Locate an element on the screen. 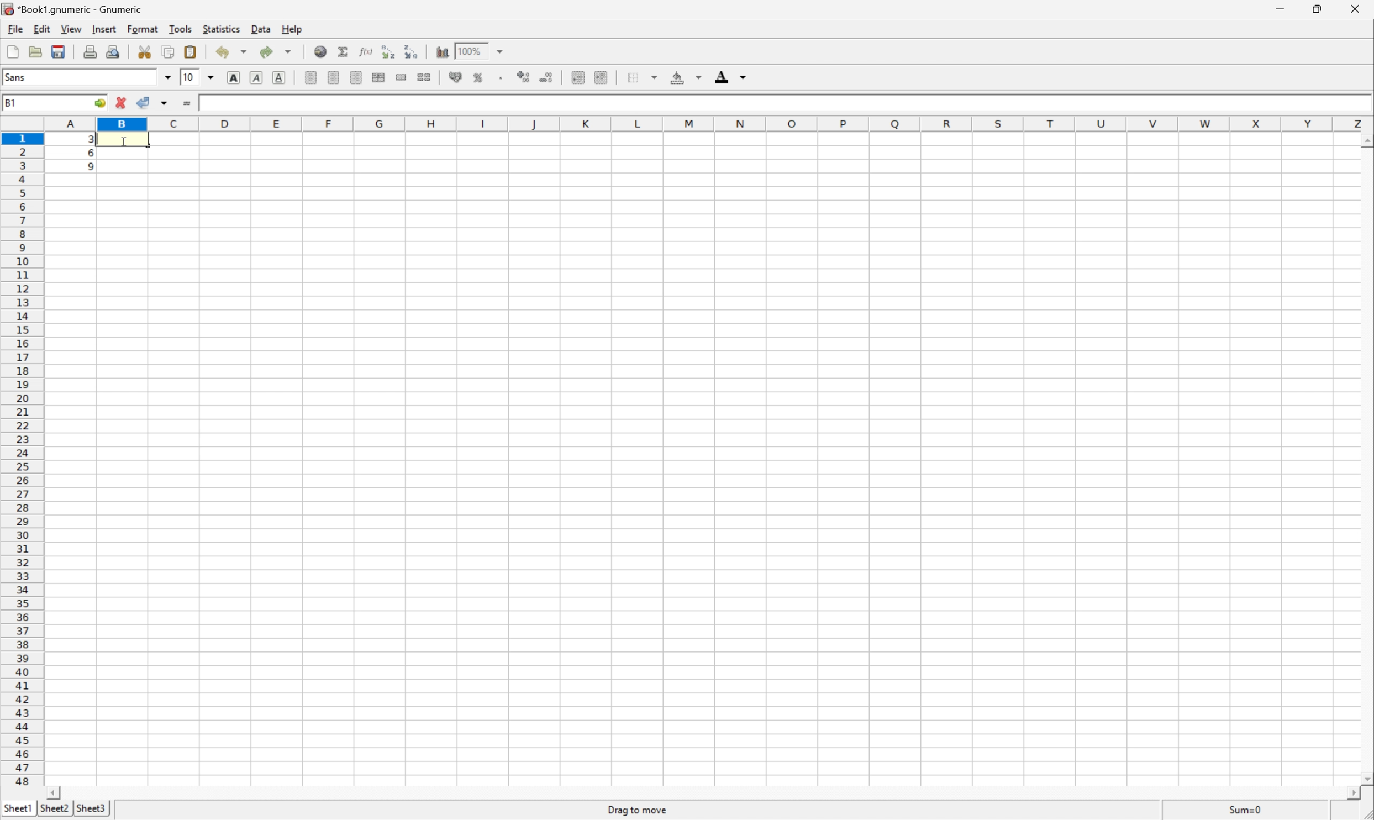 Image resolution: width=1374 pixels, height=820 pixels. Scroll Right is located at coordinates (1349, 793).